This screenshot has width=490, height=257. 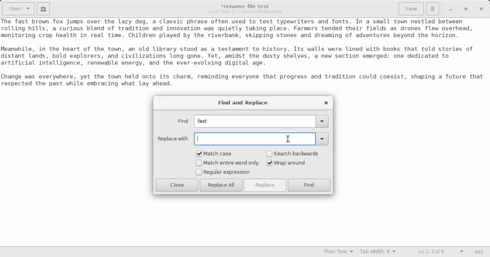 I want to click on Find, so click(x=310, y=185).